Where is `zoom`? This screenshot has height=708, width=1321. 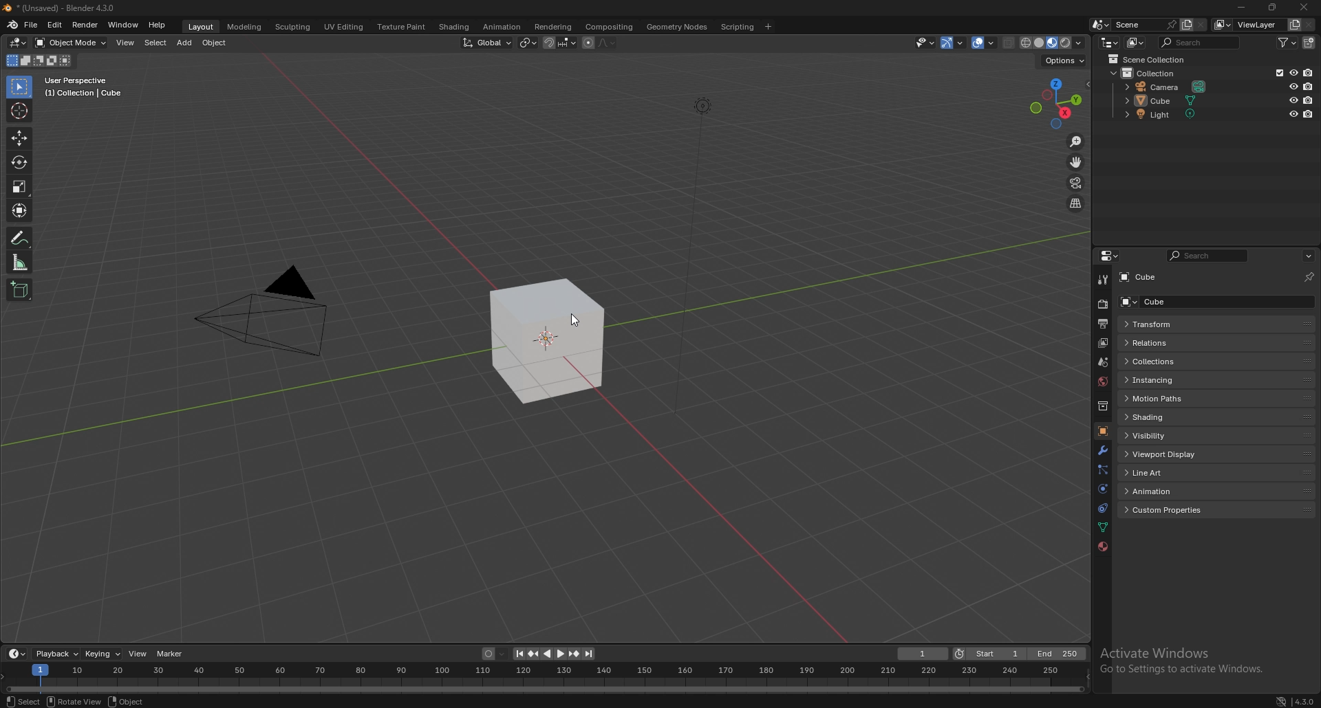 zoom is located at coordinates (1076, 142).